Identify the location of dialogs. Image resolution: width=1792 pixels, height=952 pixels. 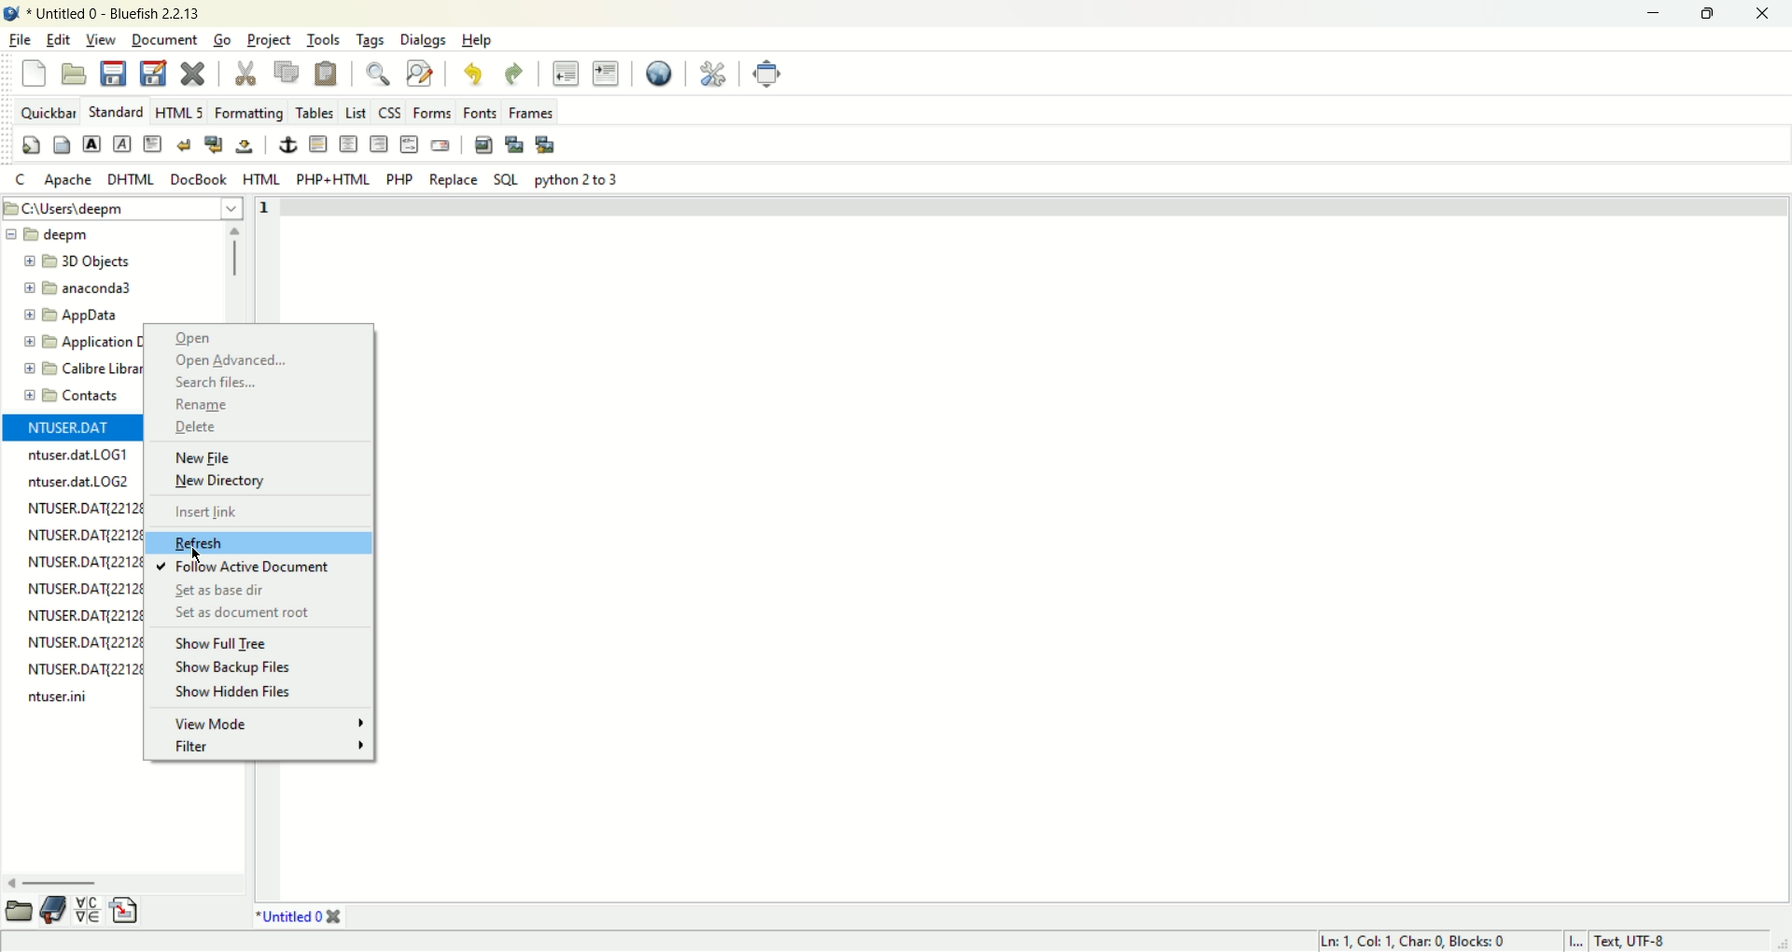
(422, 40).